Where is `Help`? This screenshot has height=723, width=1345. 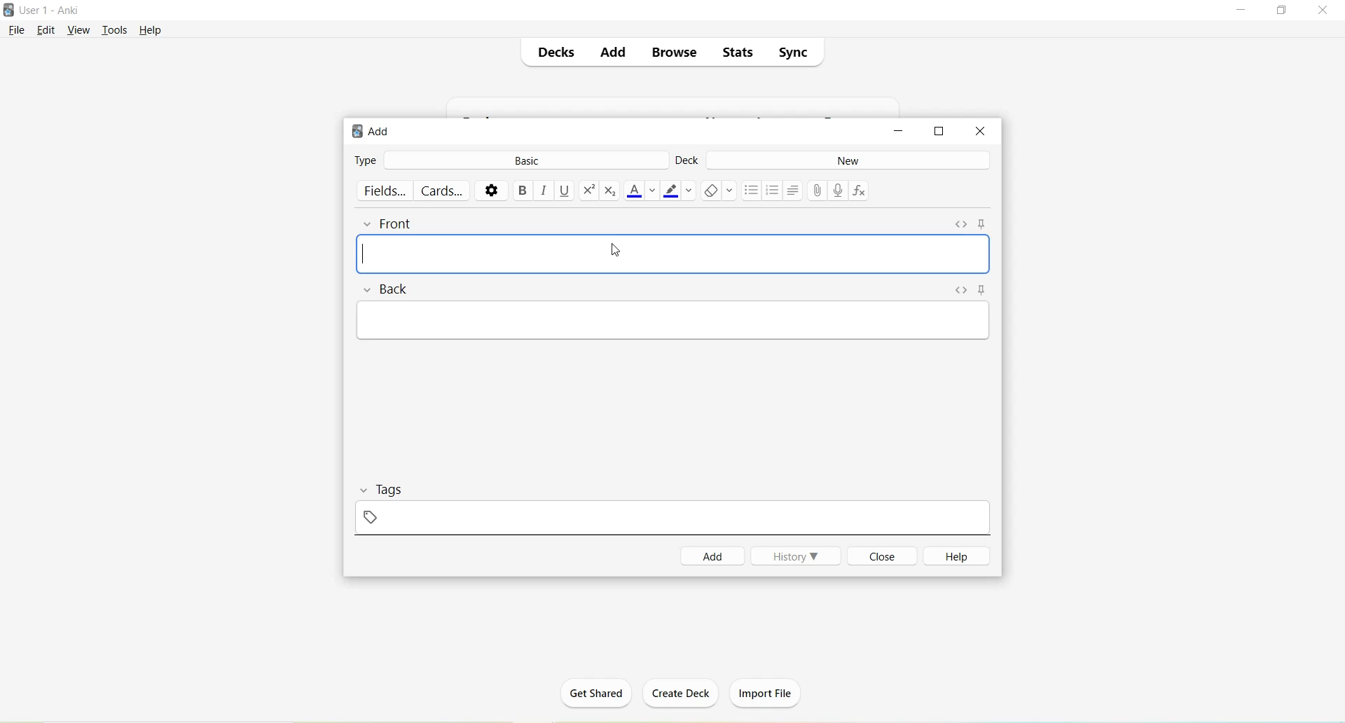
Help is located at coordinates (151, 31).